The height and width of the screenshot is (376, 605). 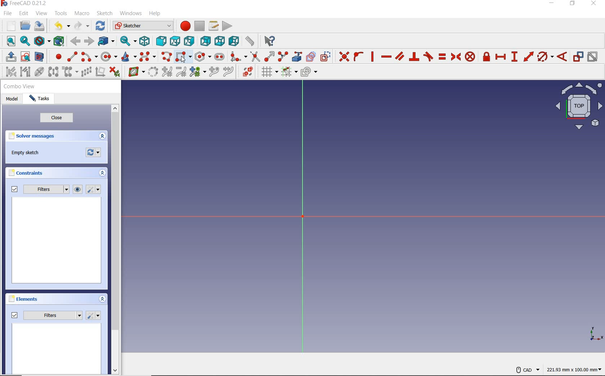 I want to click on select associated constraints, so click(x=9, y=72).